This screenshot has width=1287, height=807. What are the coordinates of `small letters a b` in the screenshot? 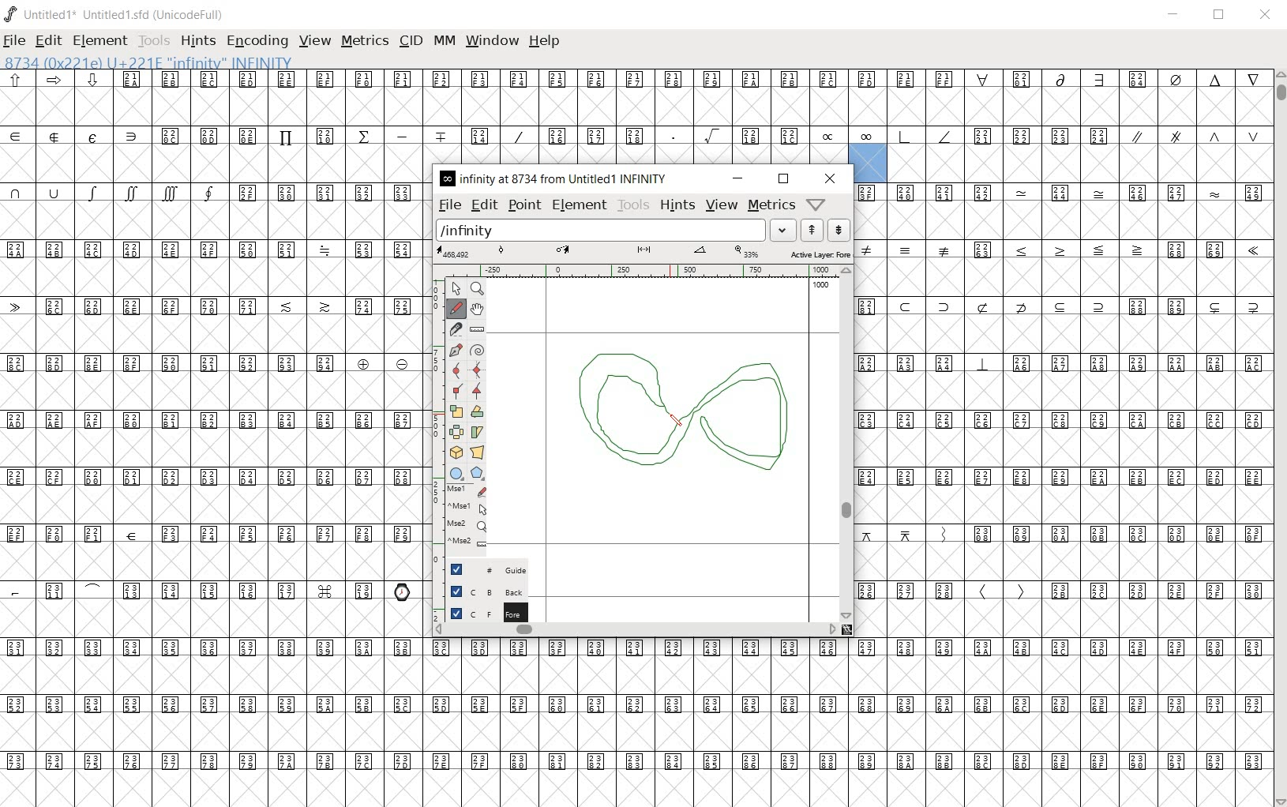 It's located at (1258, 192).